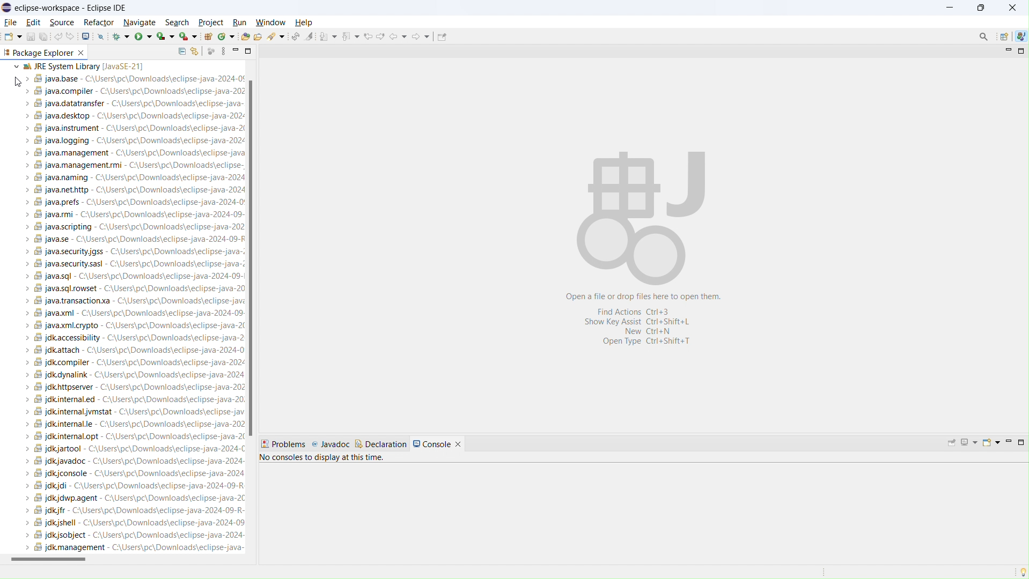 The image size is (1029, 579). I want to click on save, so click(31, 36).